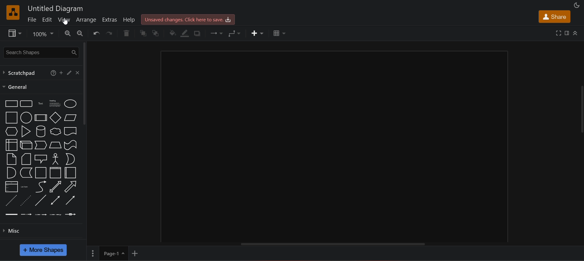  I want to click on internals torage, so click(12, 144).